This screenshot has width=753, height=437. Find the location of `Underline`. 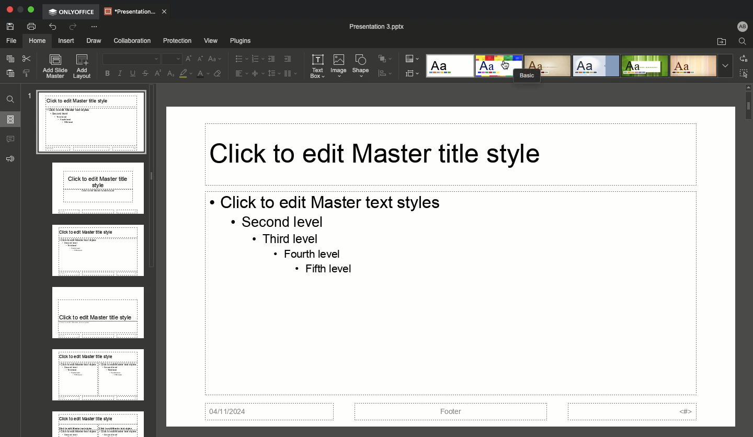

Underline is located at coordinates (133, 73).